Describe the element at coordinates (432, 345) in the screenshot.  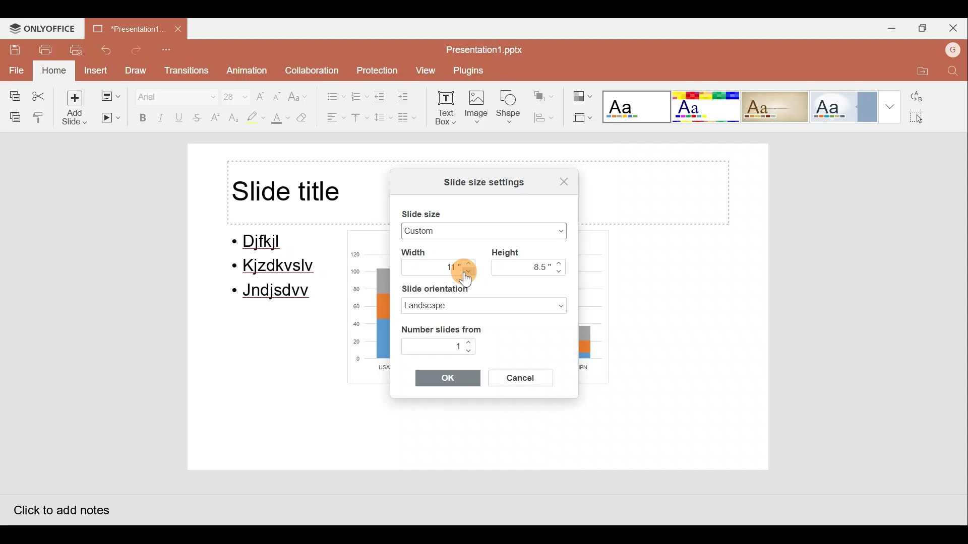
I see `1` at that location.